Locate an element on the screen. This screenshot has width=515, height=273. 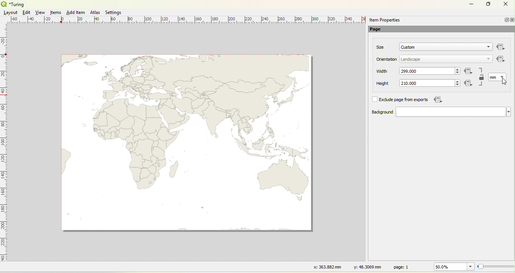
item properties is located at coordinates (385, 20).